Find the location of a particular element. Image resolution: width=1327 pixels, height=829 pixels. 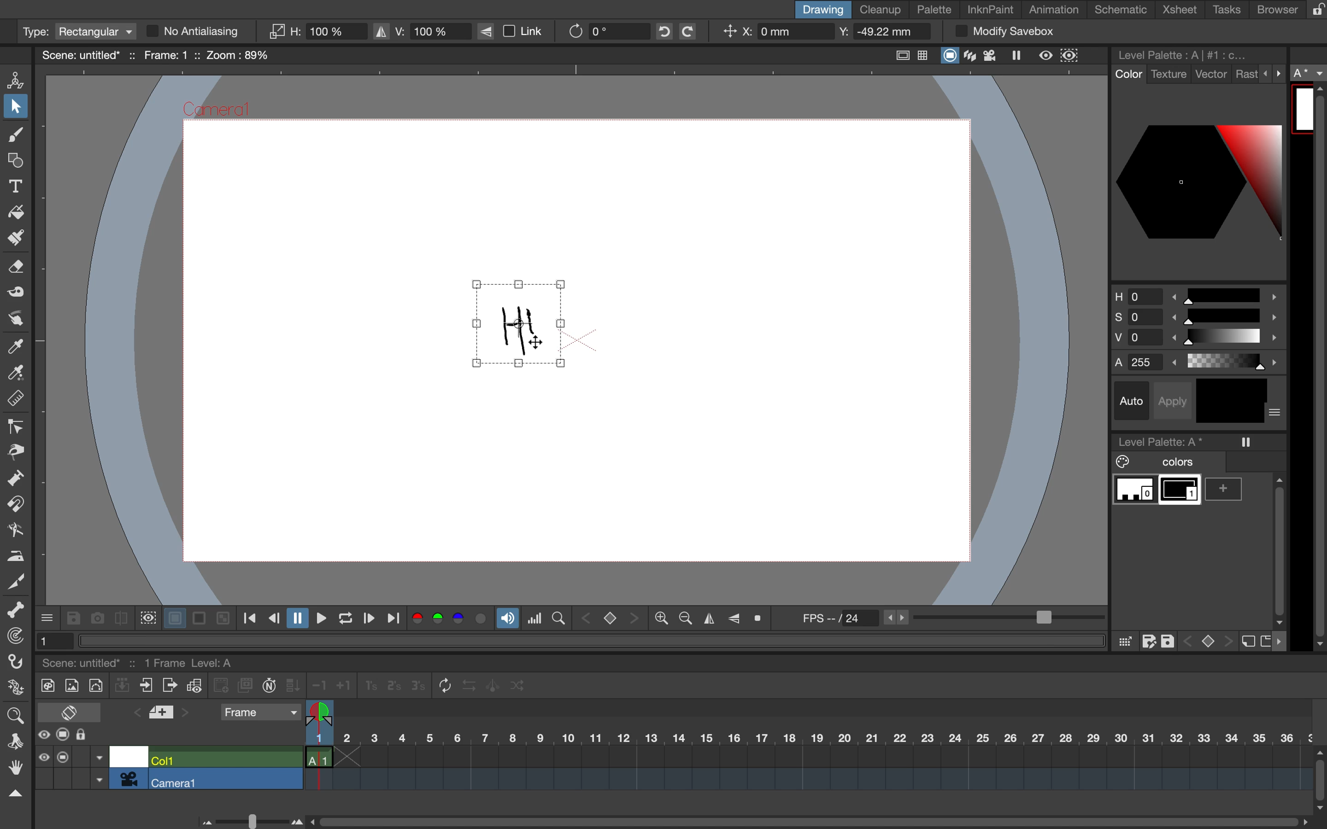

colors is located at coordinates (451, 620).